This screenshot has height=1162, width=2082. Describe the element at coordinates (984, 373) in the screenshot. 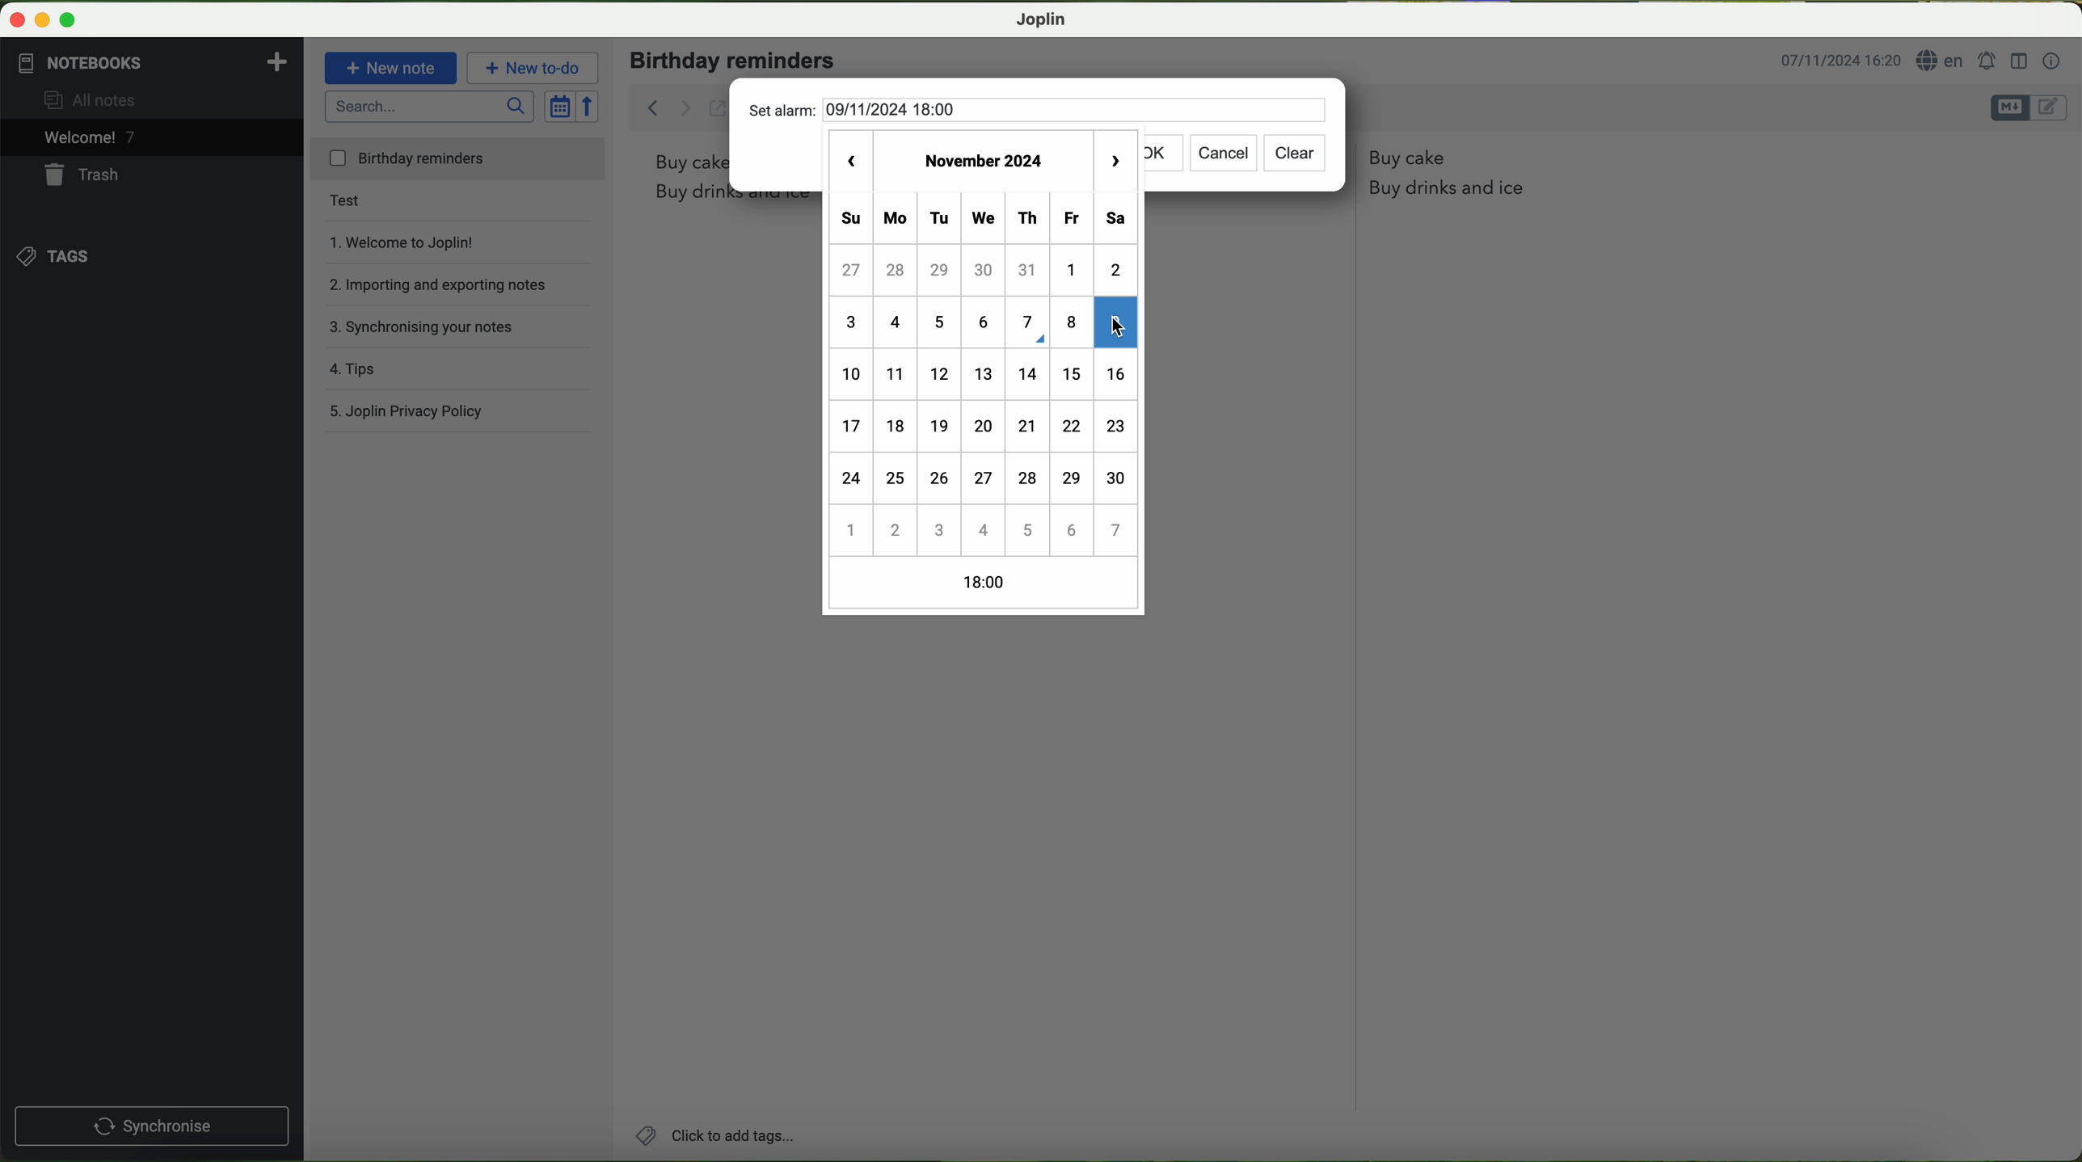

I see `calender` at that location.